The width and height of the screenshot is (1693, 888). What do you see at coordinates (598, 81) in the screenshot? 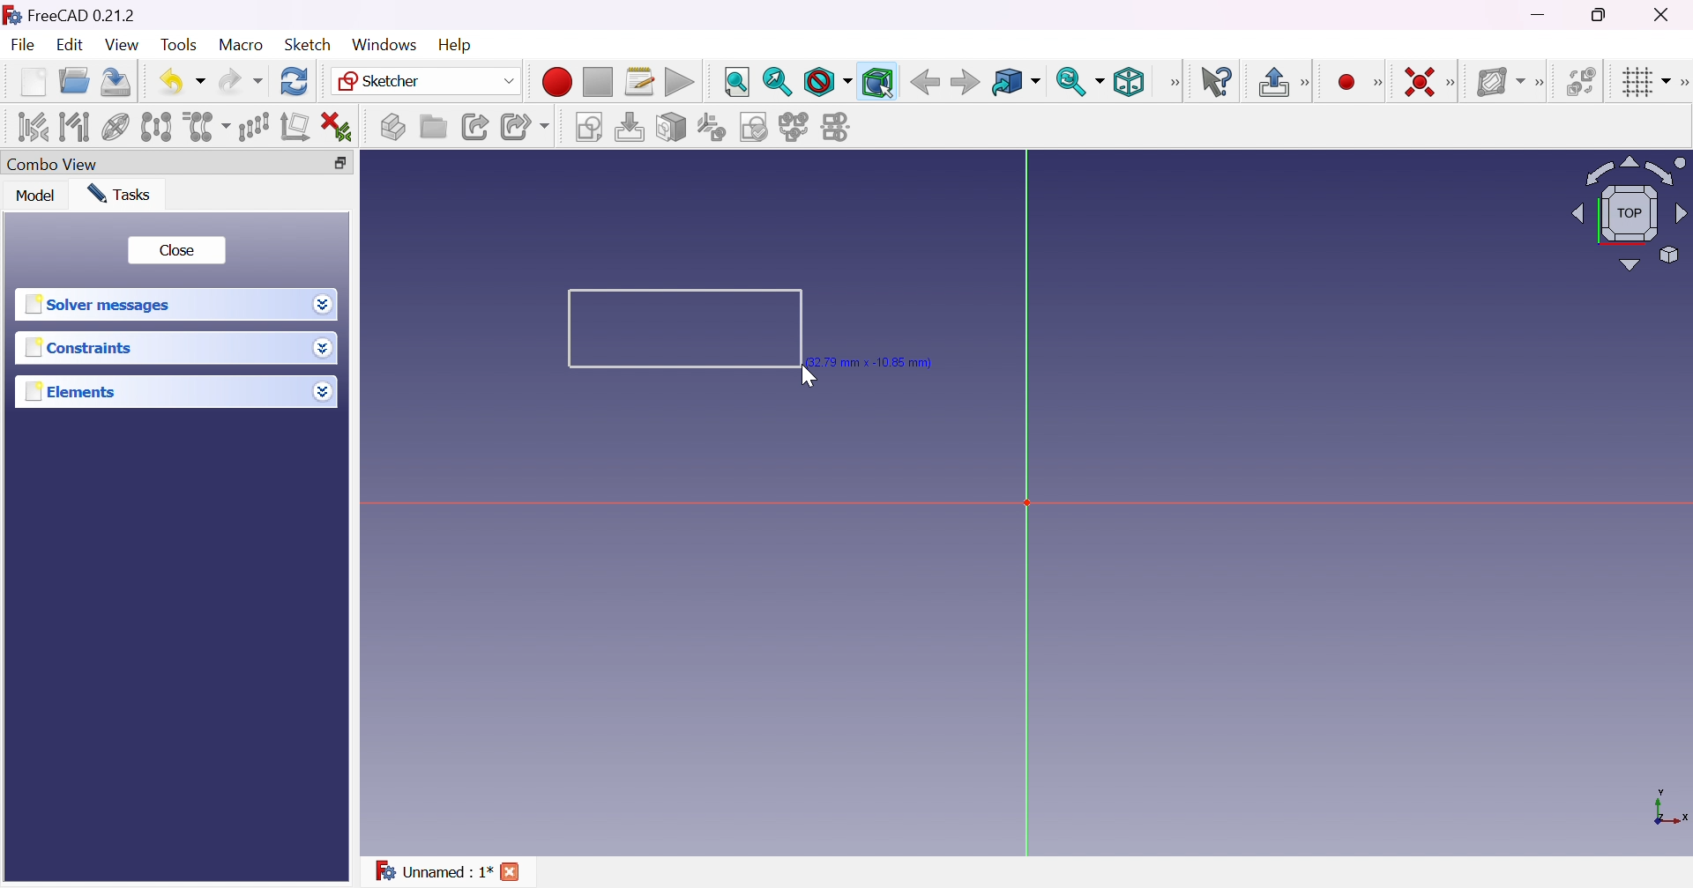
I see `Stop macro recording...` at bounding box center [598, 81].